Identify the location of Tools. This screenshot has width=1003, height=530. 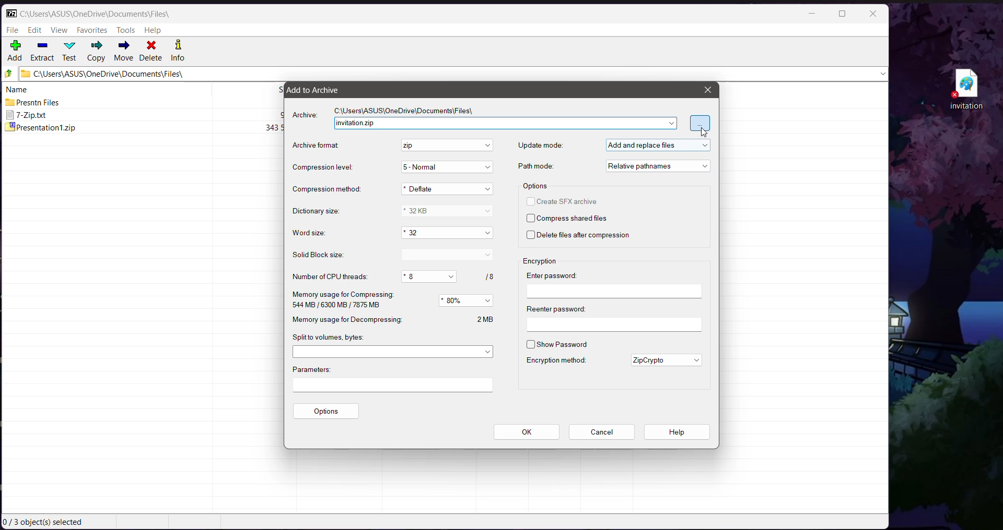
(125, 30).